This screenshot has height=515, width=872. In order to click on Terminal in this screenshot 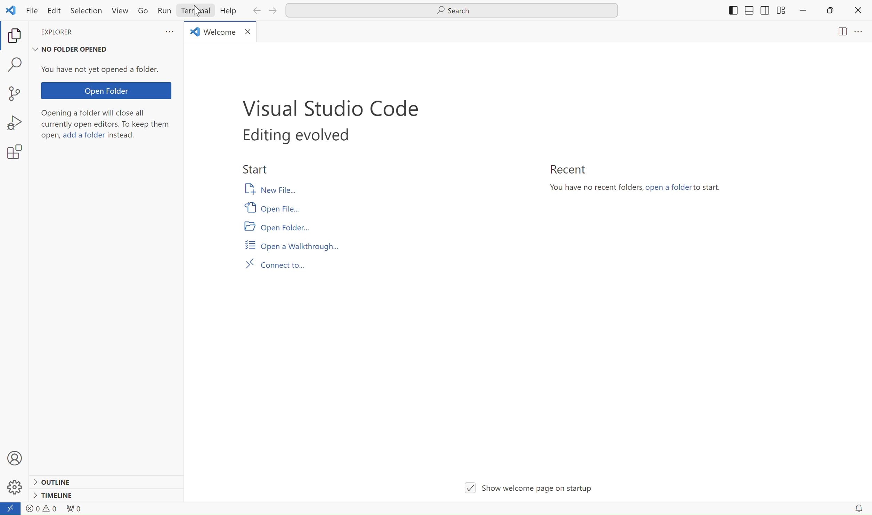, I will do `click(194, 11)`.